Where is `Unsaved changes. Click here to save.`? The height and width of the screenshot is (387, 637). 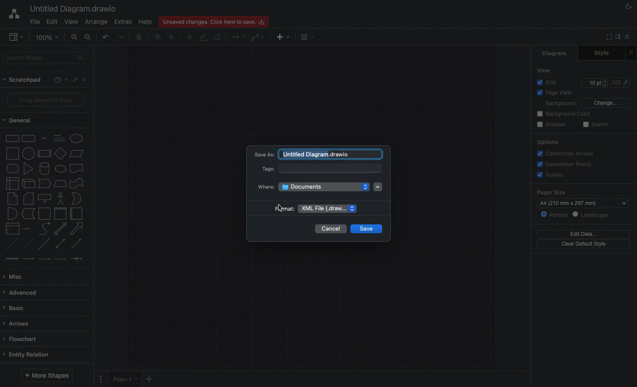
Unsaved changes. Click here to save. is located at coordinates (214, 21).